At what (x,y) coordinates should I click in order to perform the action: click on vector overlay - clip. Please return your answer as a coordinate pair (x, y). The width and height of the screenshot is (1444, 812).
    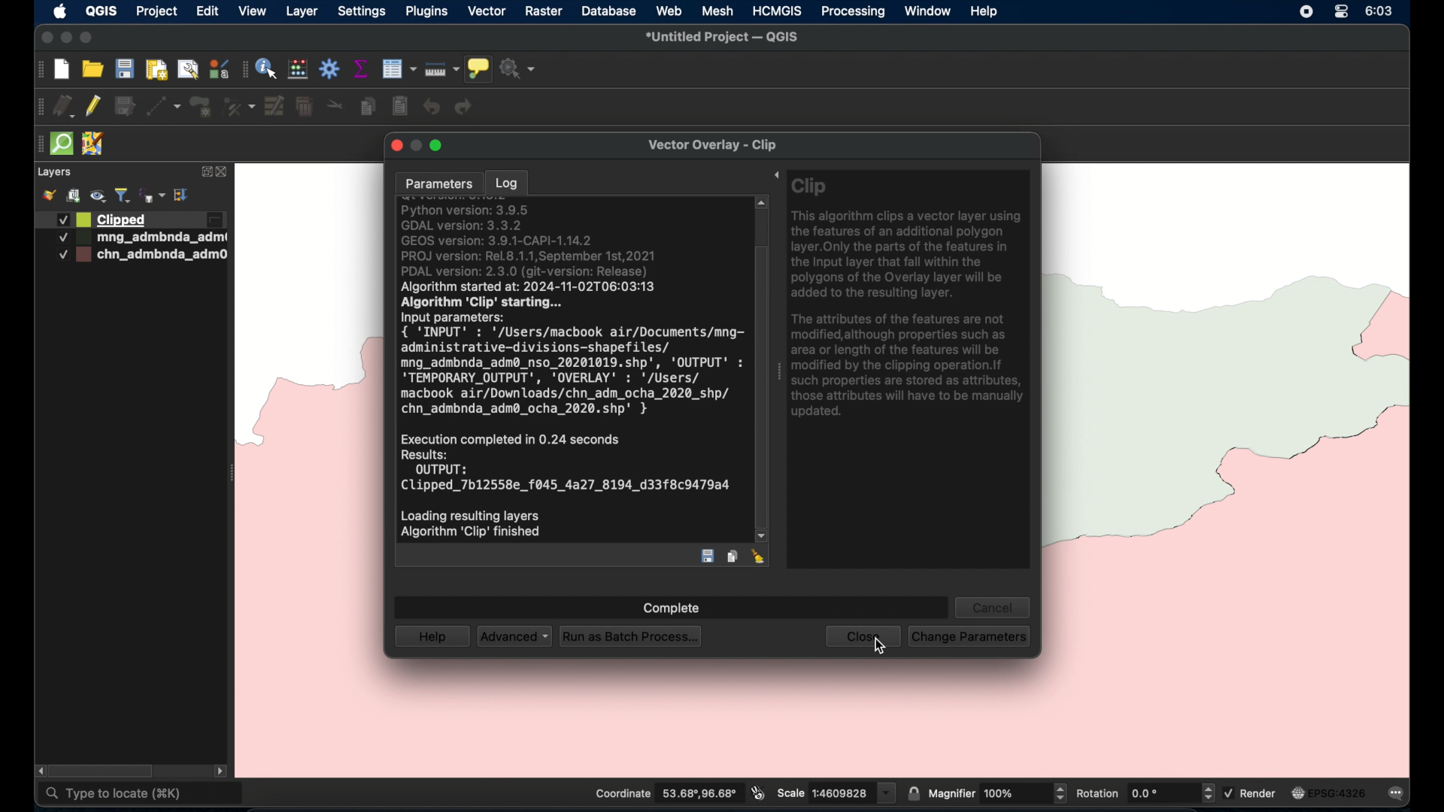
    Looking at the image, I should click on (711, 145).